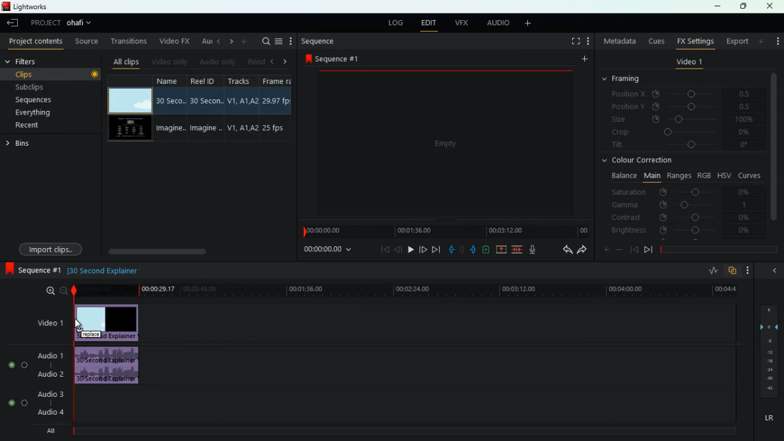 Image resolution: width=784 pixels, height=441 pixels. Describe the element at coordinates (682, 133) in the screenshot. I see `crop` at that location.